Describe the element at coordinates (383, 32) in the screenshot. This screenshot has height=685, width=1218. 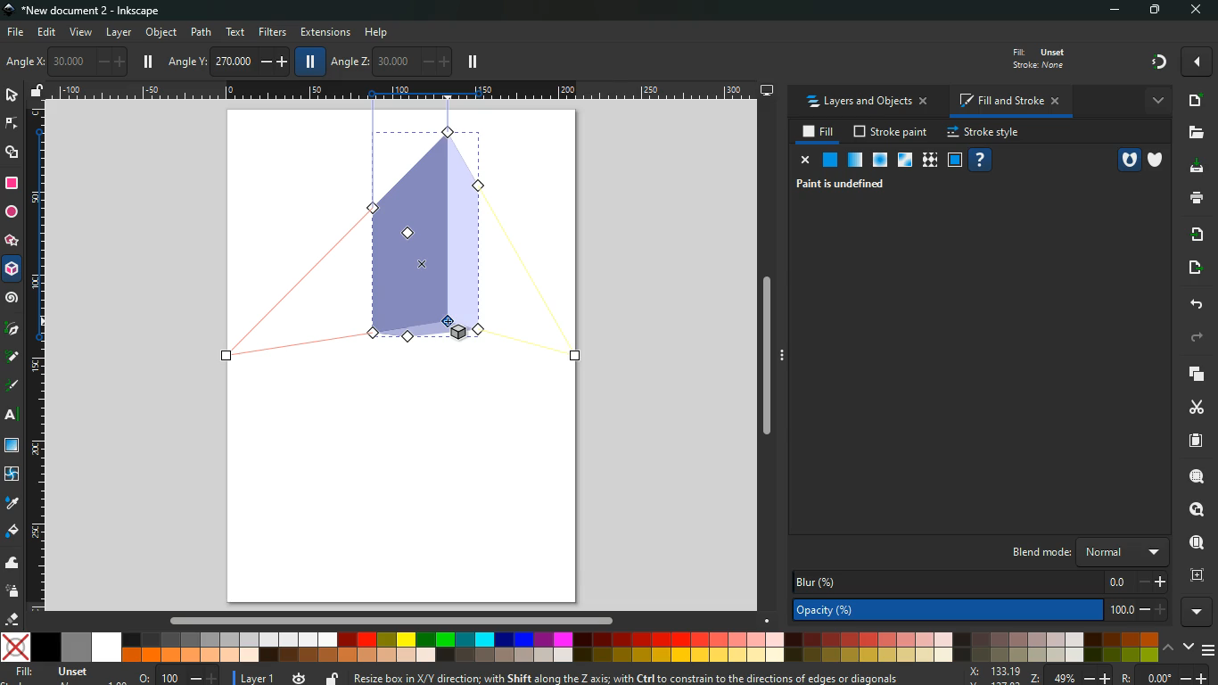
I see `help` at that location.